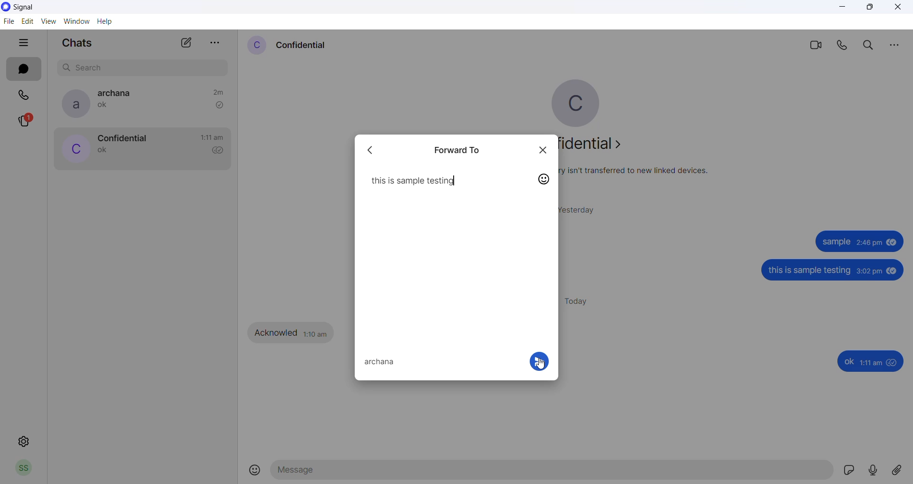  Describe the element at coordinates (894, 363) in the screenshot. I see `seen` at that location.